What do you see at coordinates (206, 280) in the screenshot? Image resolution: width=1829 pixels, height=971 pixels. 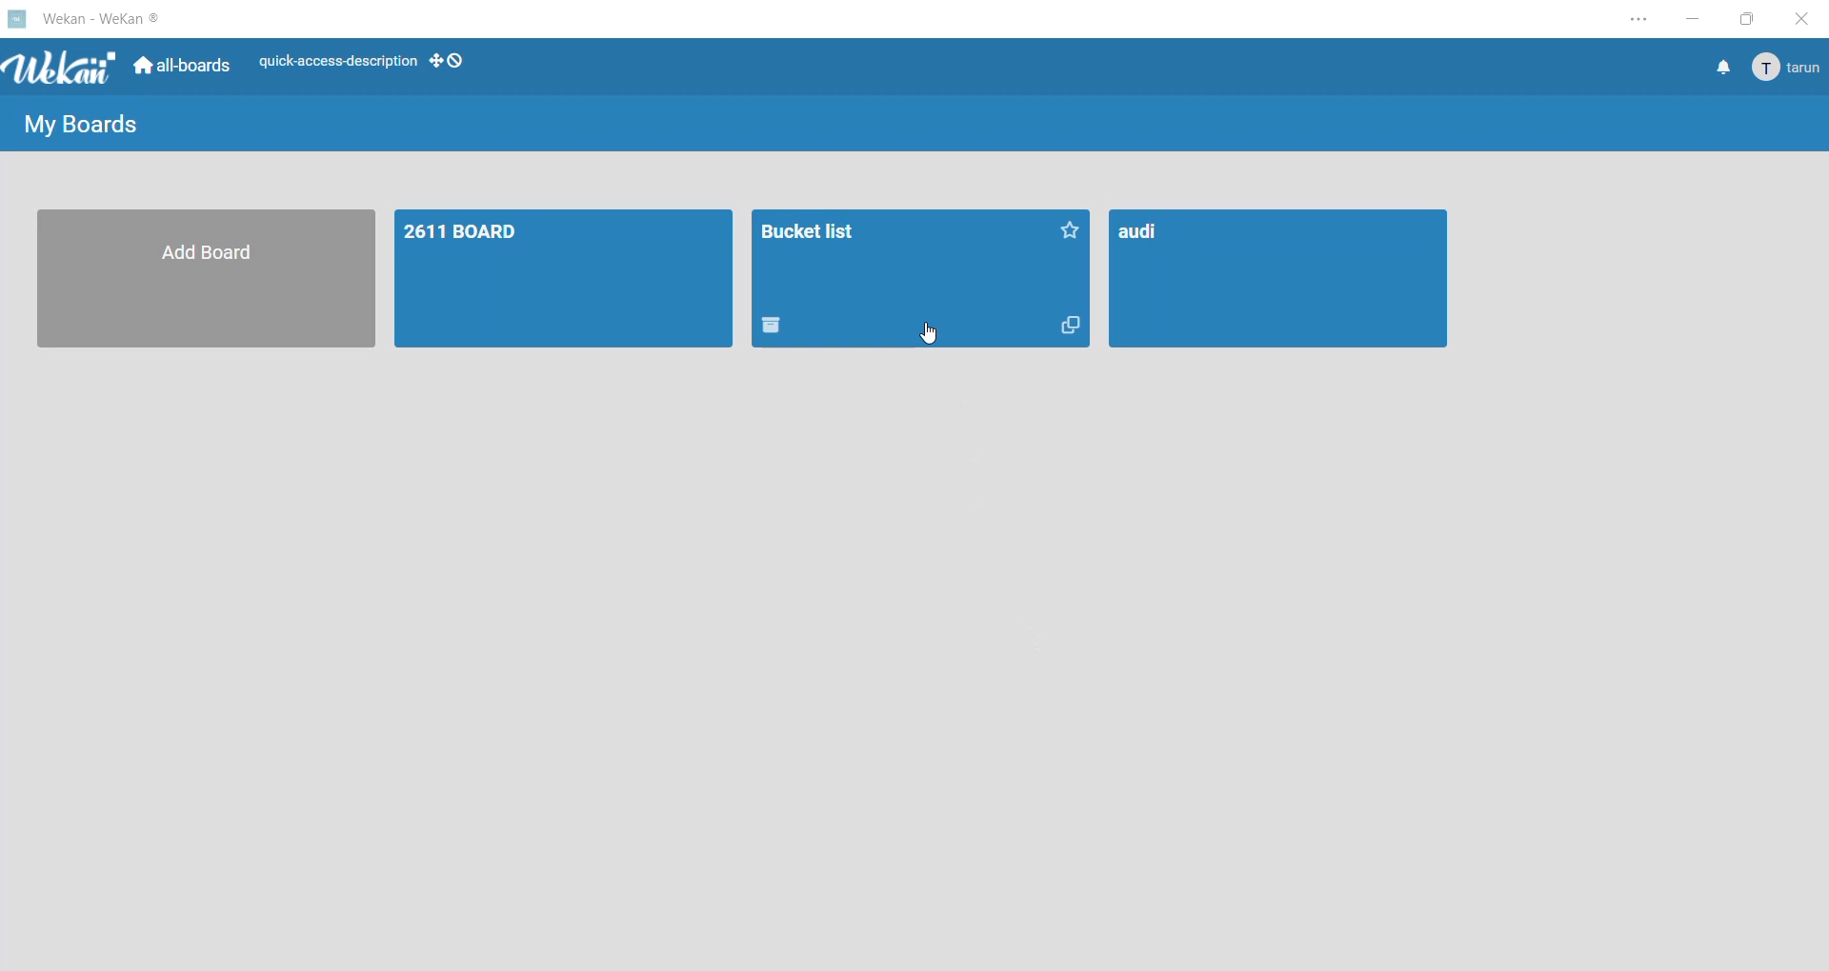 I see `Add Board` at bounding box center [206, 280].